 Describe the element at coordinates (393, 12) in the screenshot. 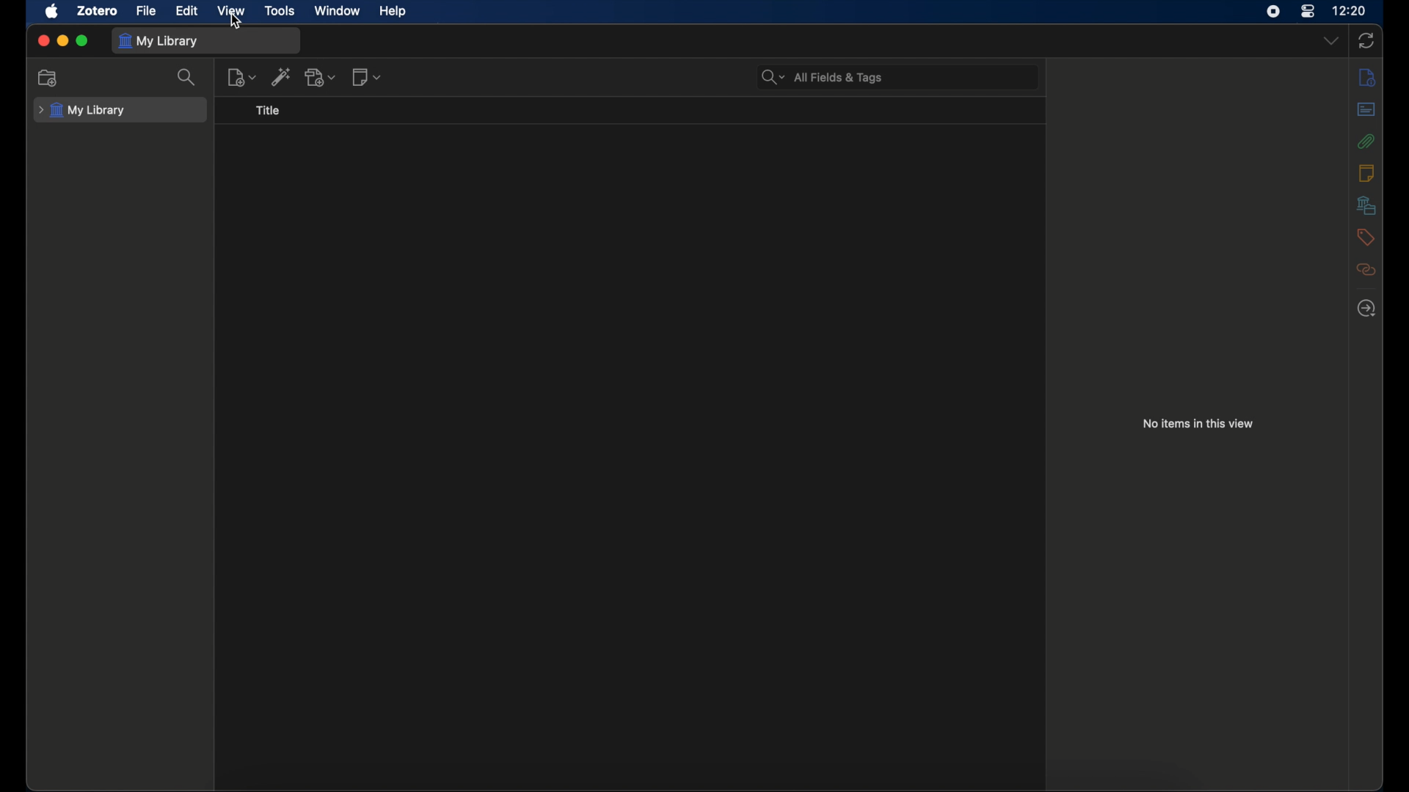

I see `help` at that location.